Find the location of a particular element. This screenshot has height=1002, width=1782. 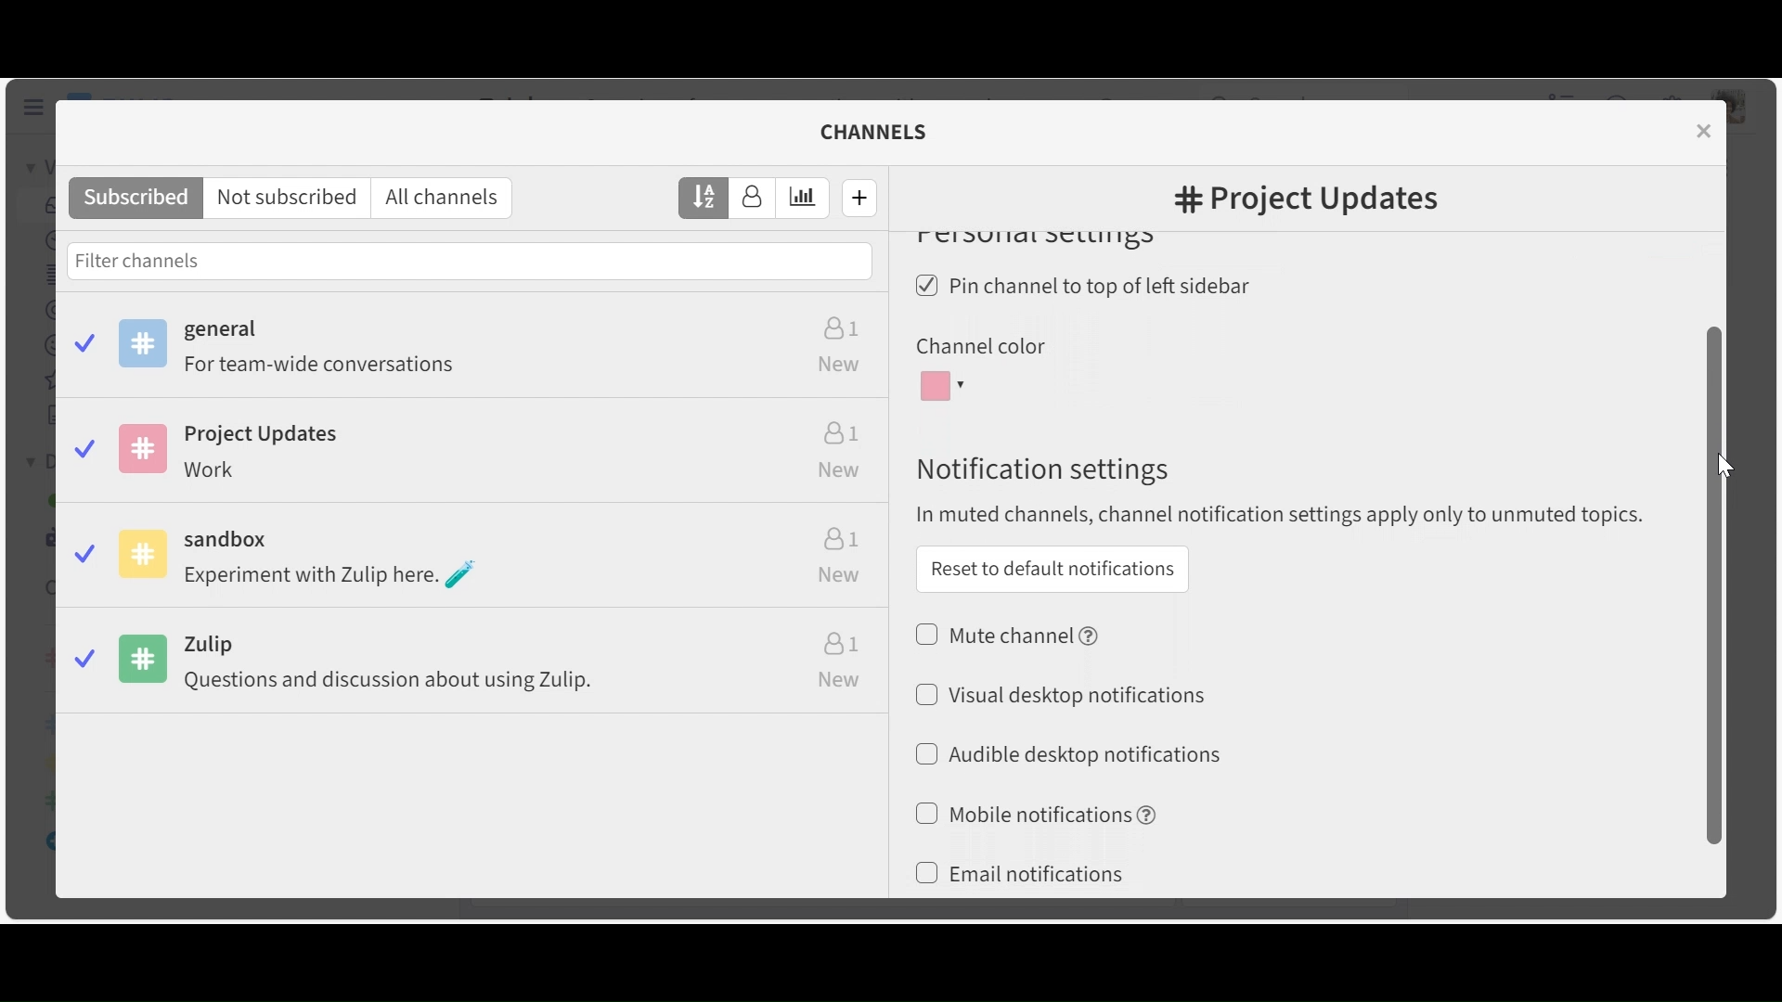

Zulip is located at coordinates (477, 665).